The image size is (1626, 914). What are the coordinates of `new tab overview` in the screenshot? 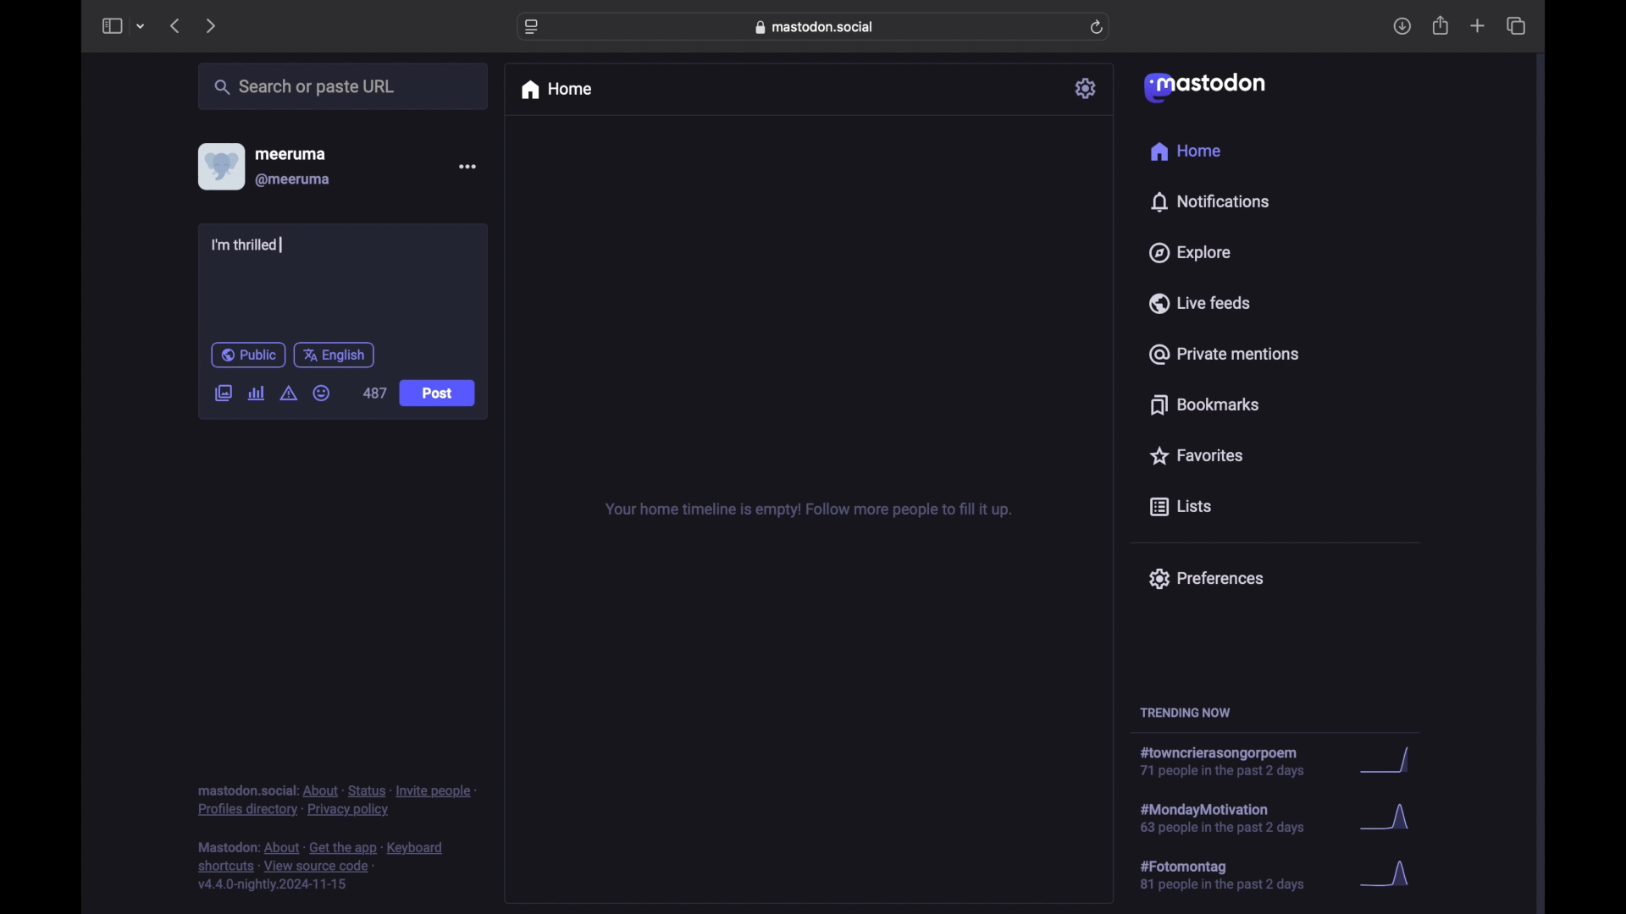 It's located at (1478, 25).